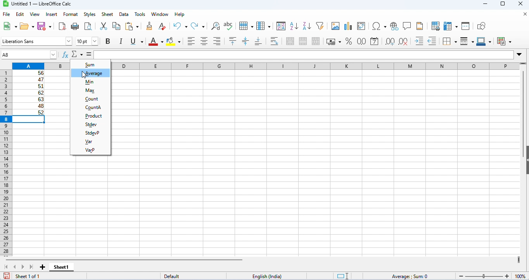 Image resolution: width=529 pixels, height=280 pixels. I want to click on =, so click(90, 54).